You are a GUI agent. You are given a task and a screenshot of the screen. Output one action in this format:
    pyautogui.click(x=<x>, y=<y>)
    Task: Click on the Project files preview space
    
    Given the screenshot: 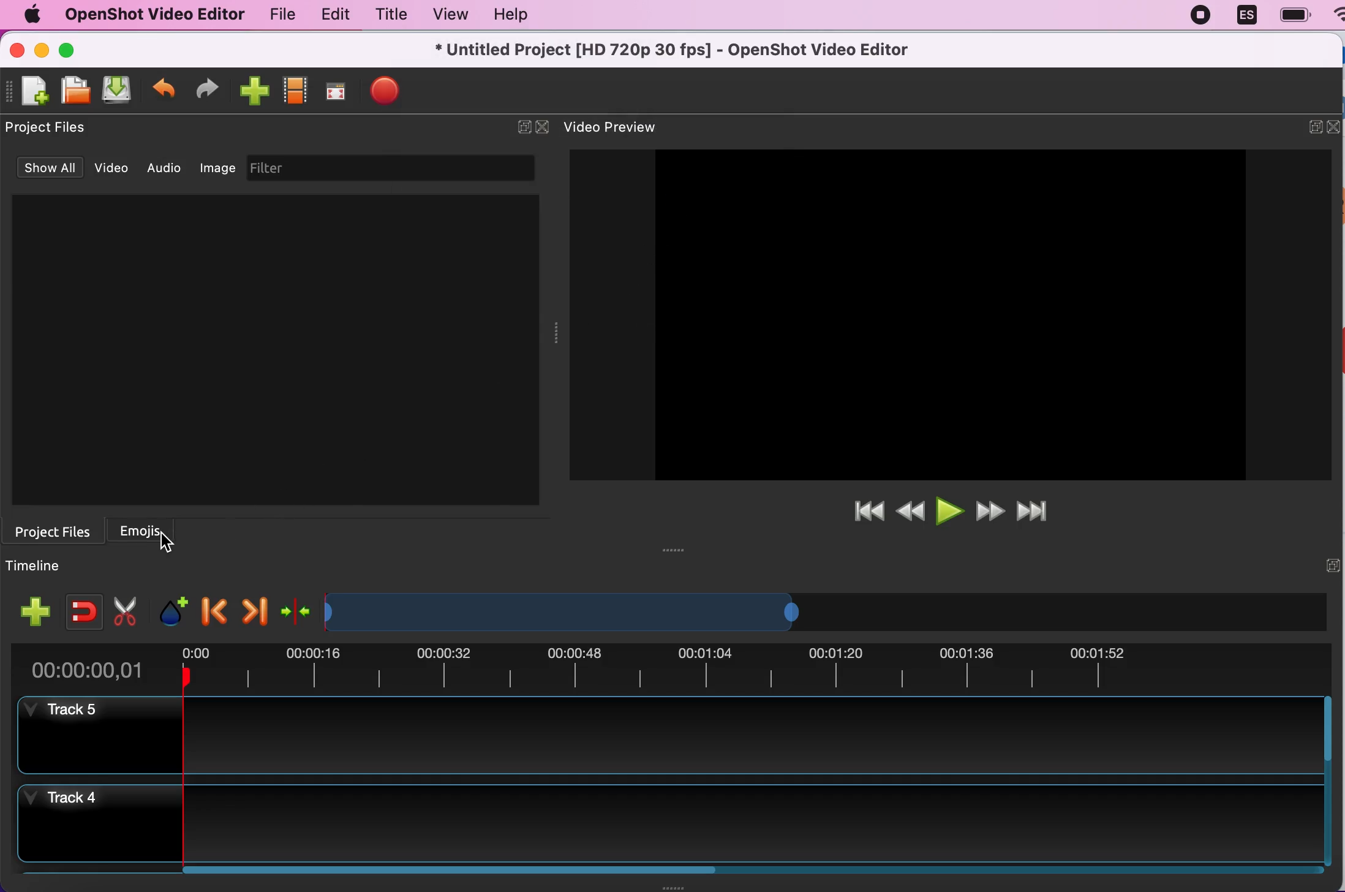 What is the action you would take?
    pyautogui.click(x=275, y=349)
    